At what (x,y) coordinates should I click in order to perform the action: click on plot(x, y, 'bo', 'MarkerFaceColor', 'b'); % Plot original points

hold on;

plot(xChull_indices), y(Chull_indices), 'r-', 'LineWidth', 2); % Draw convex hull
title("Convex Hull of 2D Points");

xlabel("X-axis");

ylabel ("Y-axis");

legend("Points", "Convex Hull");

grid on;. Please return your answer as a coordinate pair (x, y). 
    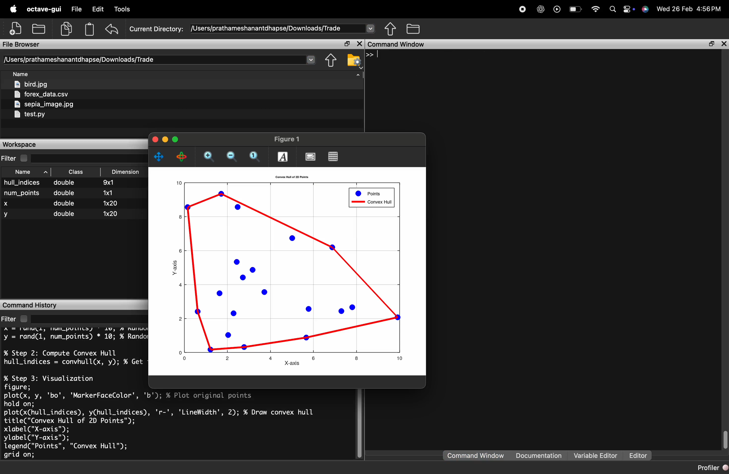
    Looking at the image, I should click on (161, 426).